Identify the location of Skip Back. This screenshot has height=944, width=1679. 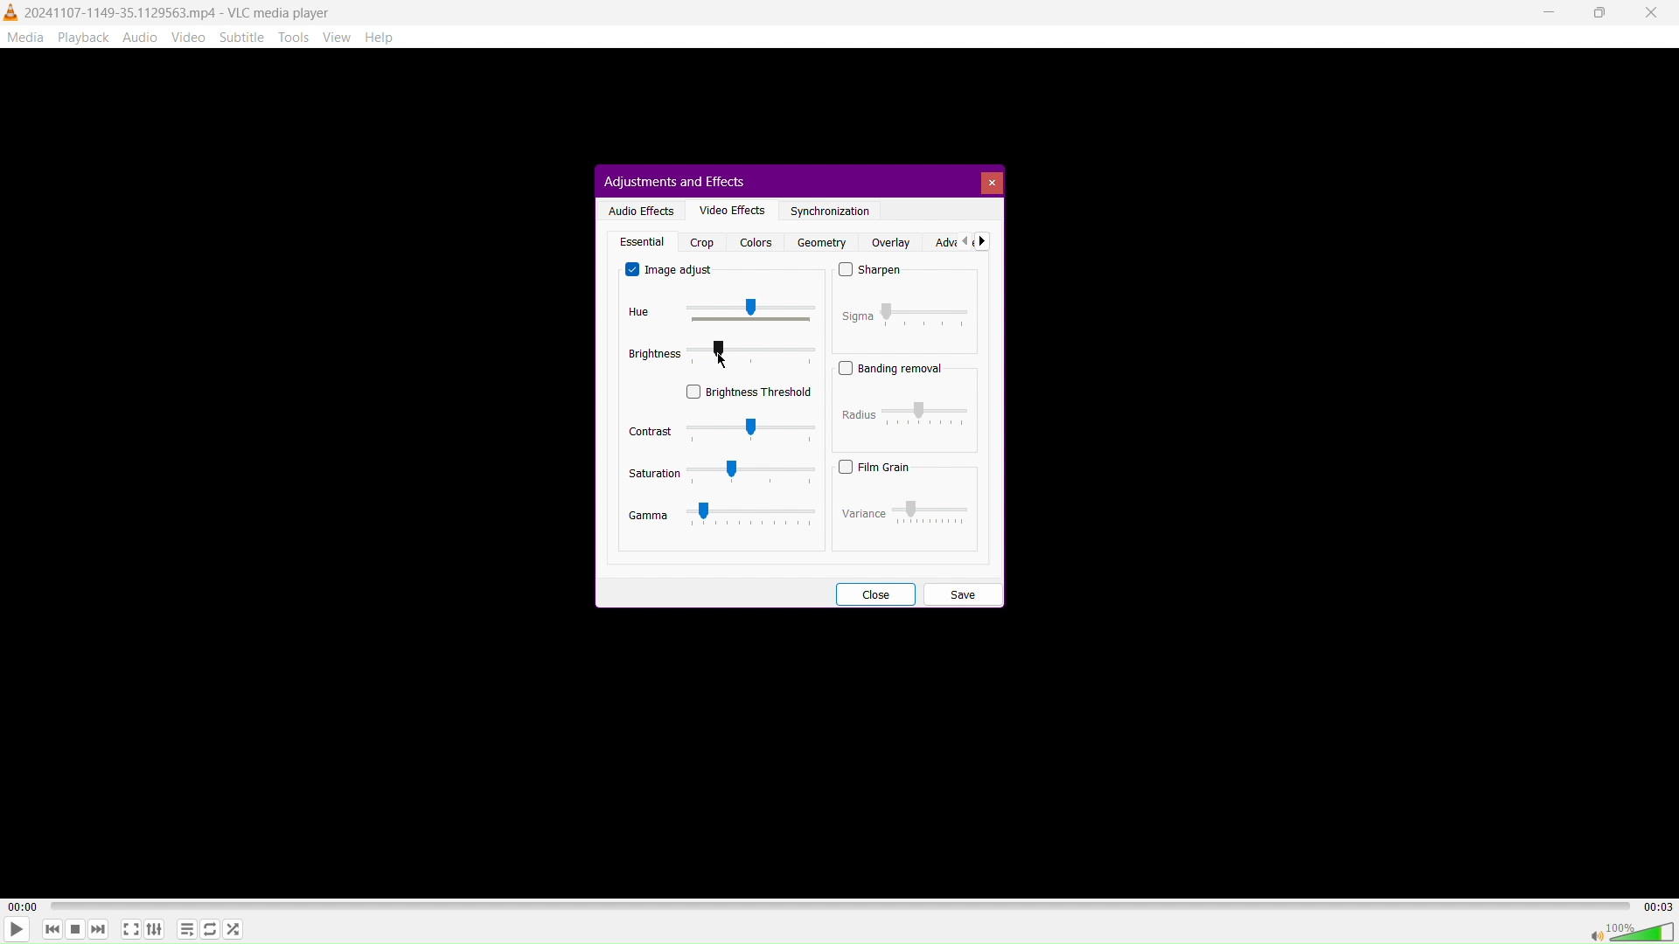
(51, 930).